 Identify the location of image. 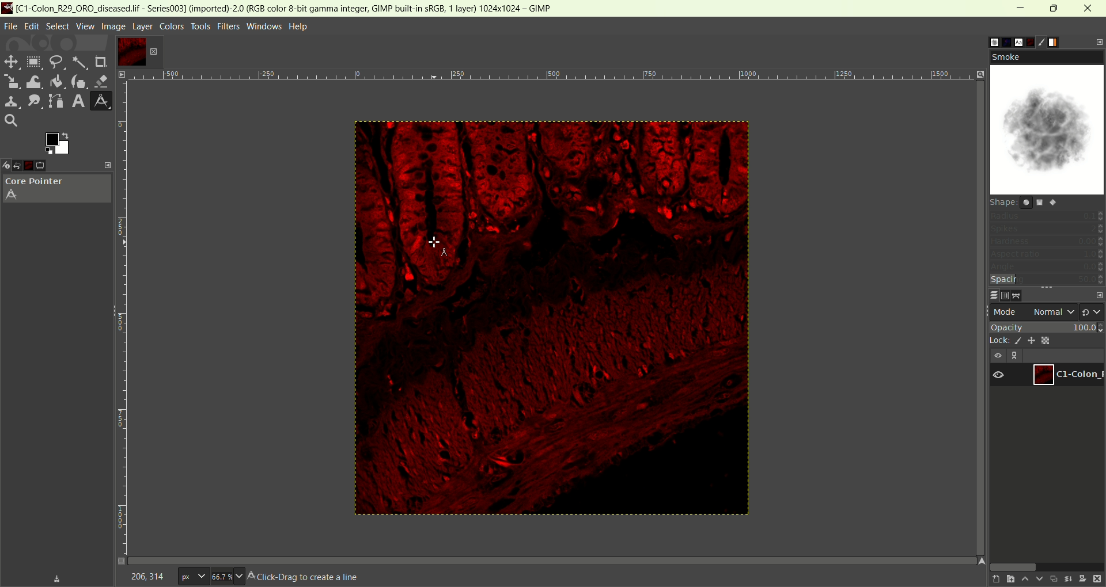
(112, 26).